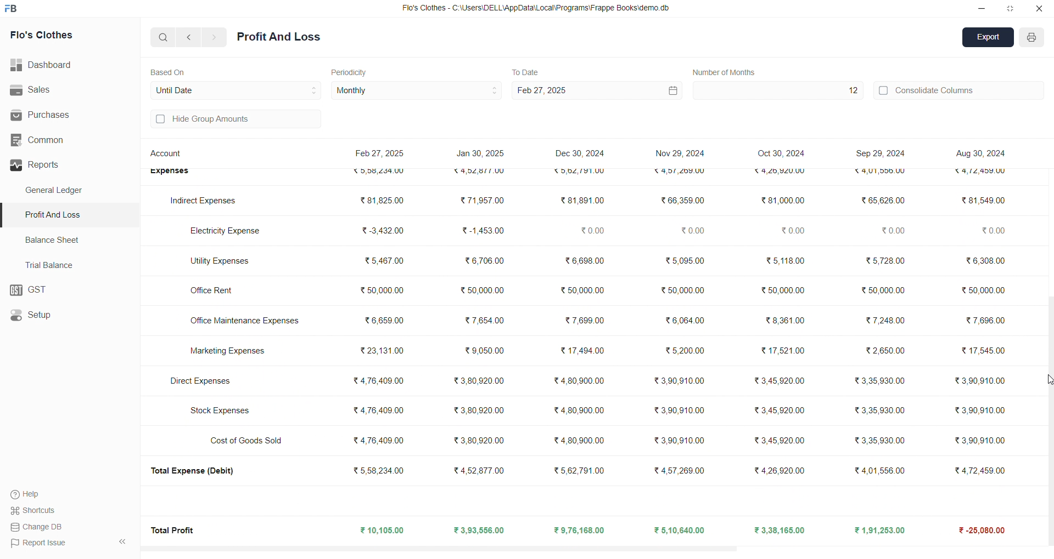 This screenshot has height=559, width=1054. What do you see at coordinates (693, 230) in the screenshot?
I see `₹0.00` at bounding box center [693, 230].